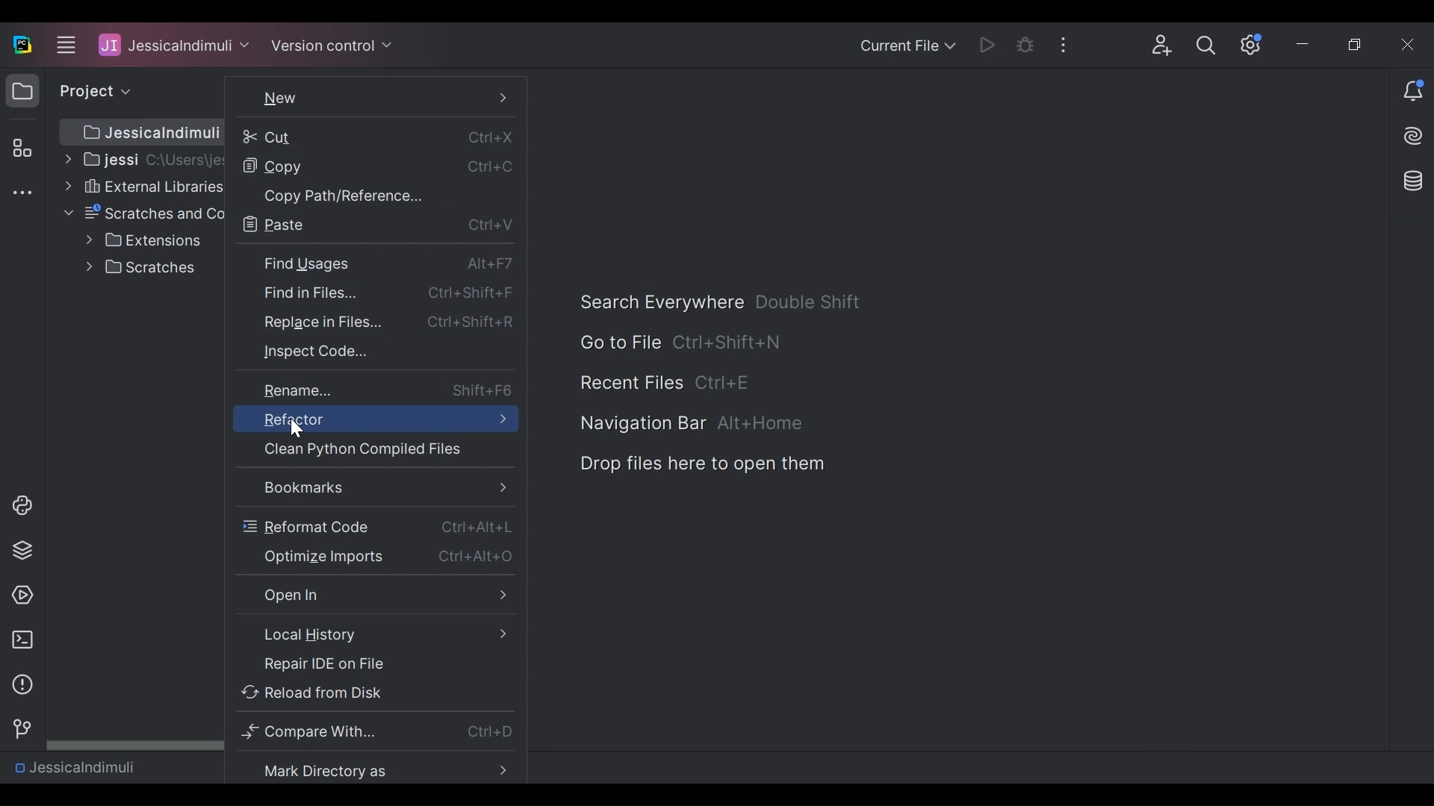 This screenshot has width=1434, height=806. Describe the element at coordinates (18, 729) in the screenshot. I see `version control` at that location.